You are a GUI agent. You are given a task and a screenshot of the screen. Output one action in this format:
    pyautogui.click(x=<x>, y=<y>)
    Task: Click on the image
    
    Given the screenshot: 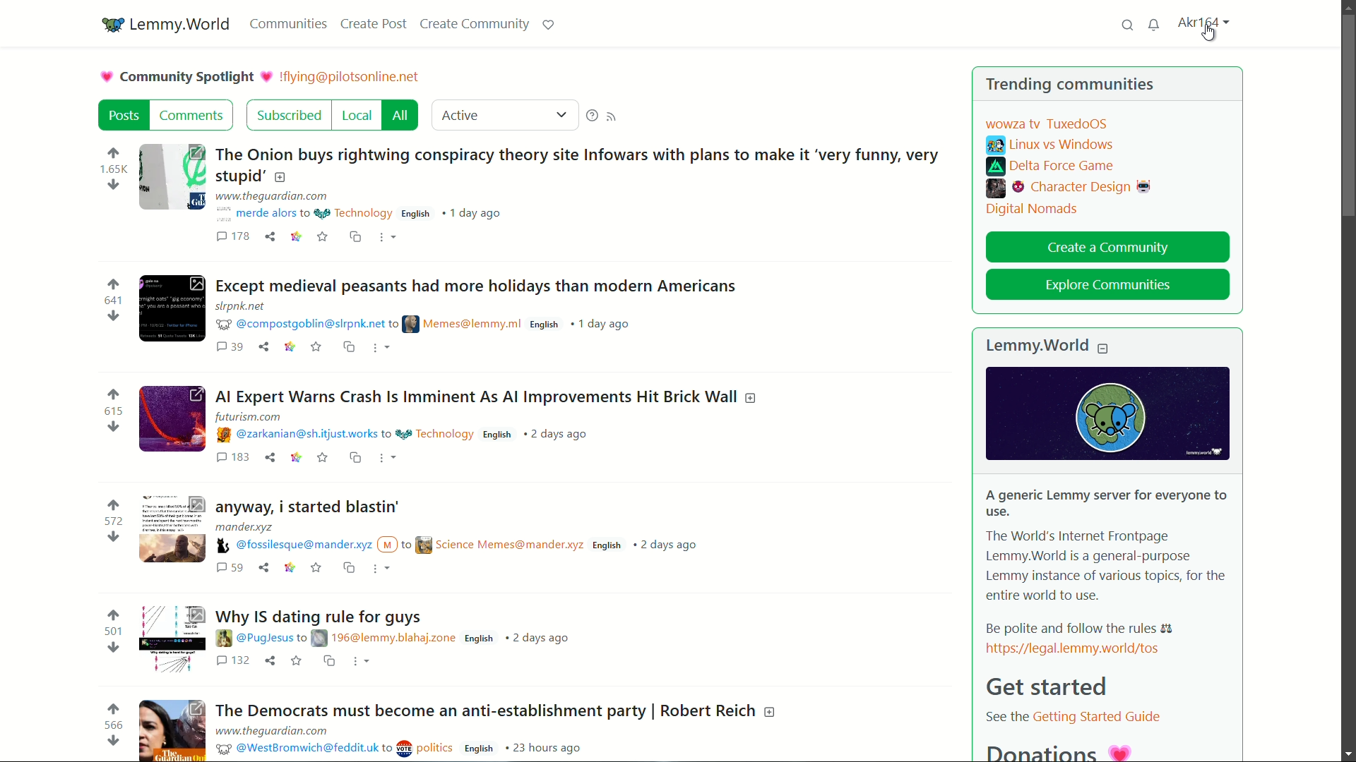 What is the action you would take?
    pyautogui.click(x=172, y=638)
    